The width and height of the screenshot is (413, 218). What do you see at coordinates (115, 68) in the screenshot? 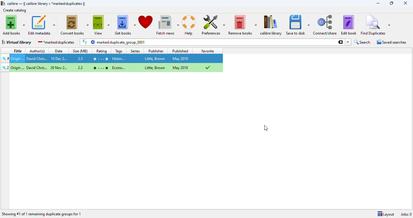
I see `origin...Origin...David Chris...29 Dec 2...2.3 History... Little, Brown May 2018` at bounding box center [115, 68].